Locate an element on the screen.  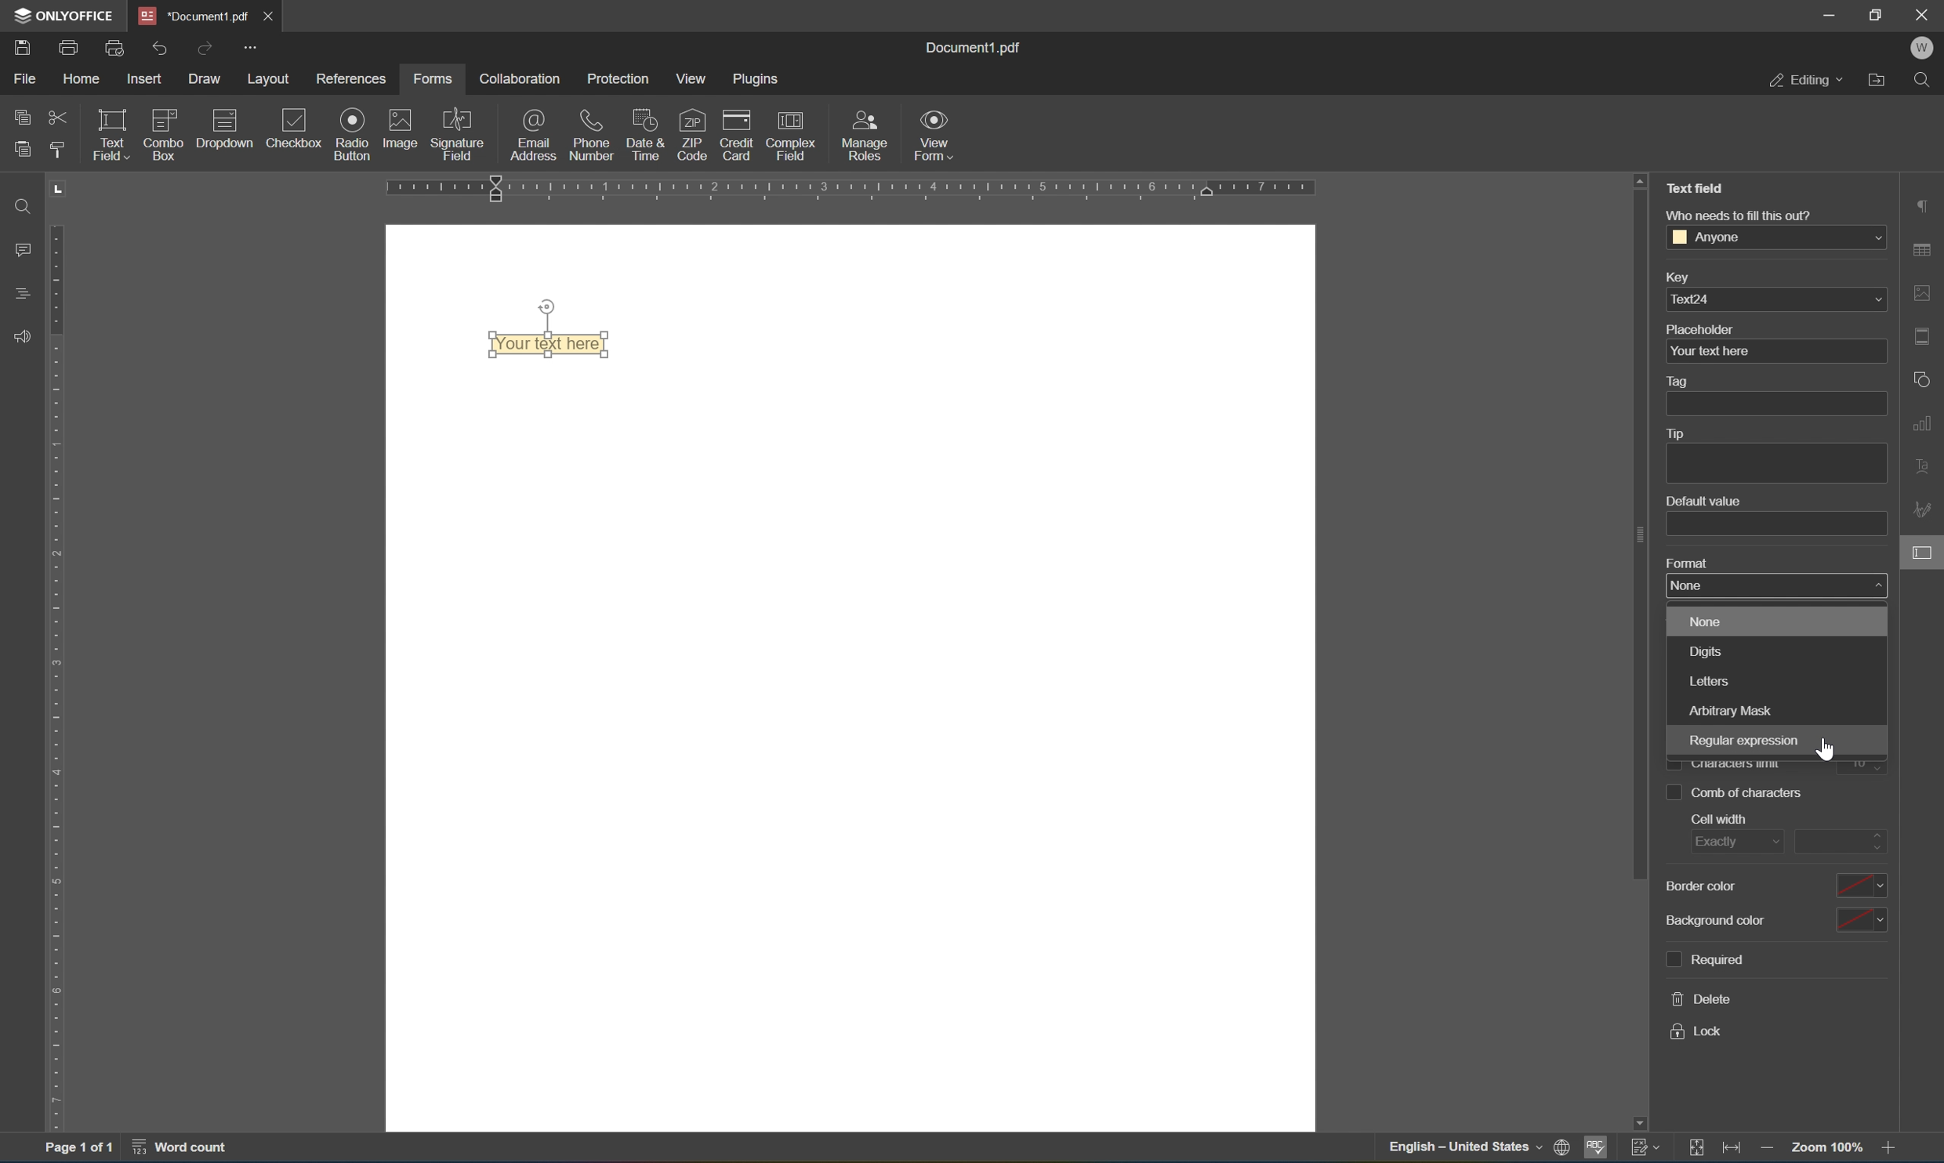
tag is located at coordinates (1681, 382).